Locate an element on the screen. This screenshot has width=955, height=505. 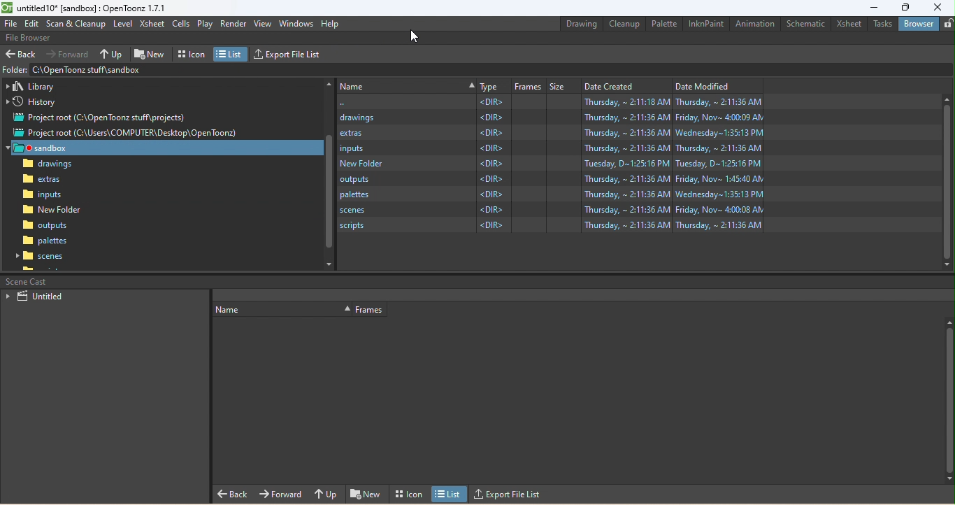
C:\Users\COMPUTER is located at coordinates (549, 102).